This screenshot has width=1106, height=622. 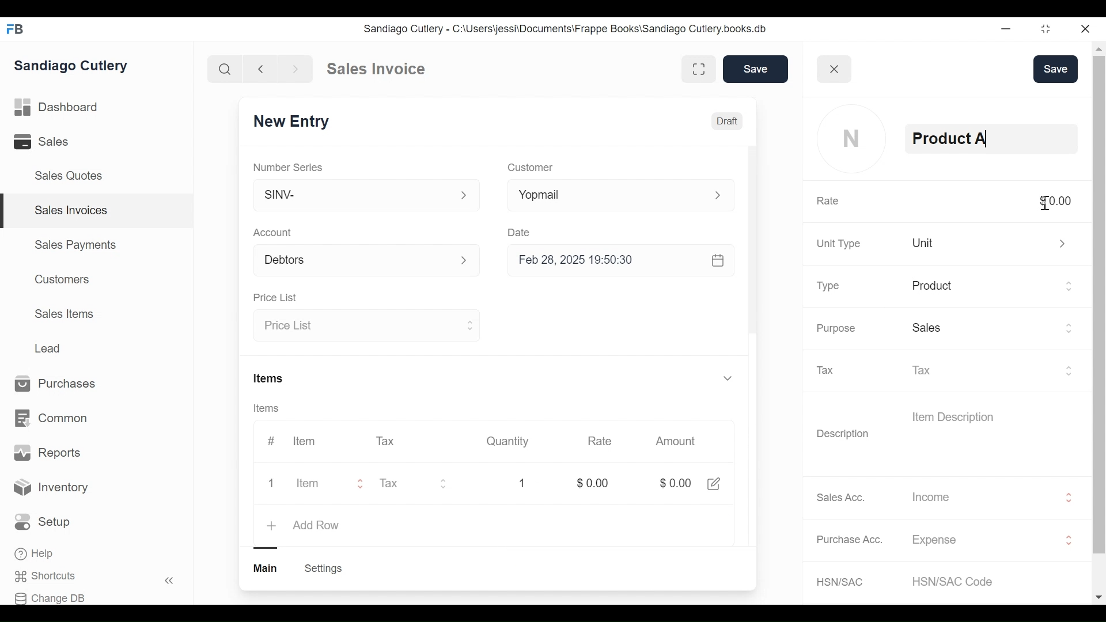 What do you see at coordinates (53, 419) in the screenshot?
I see `Common` at bounding box center [53, 419].